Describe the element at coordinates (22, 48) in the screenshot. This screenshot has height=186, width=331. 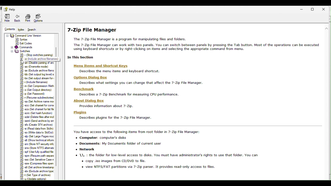
I see `Commands` at that location.